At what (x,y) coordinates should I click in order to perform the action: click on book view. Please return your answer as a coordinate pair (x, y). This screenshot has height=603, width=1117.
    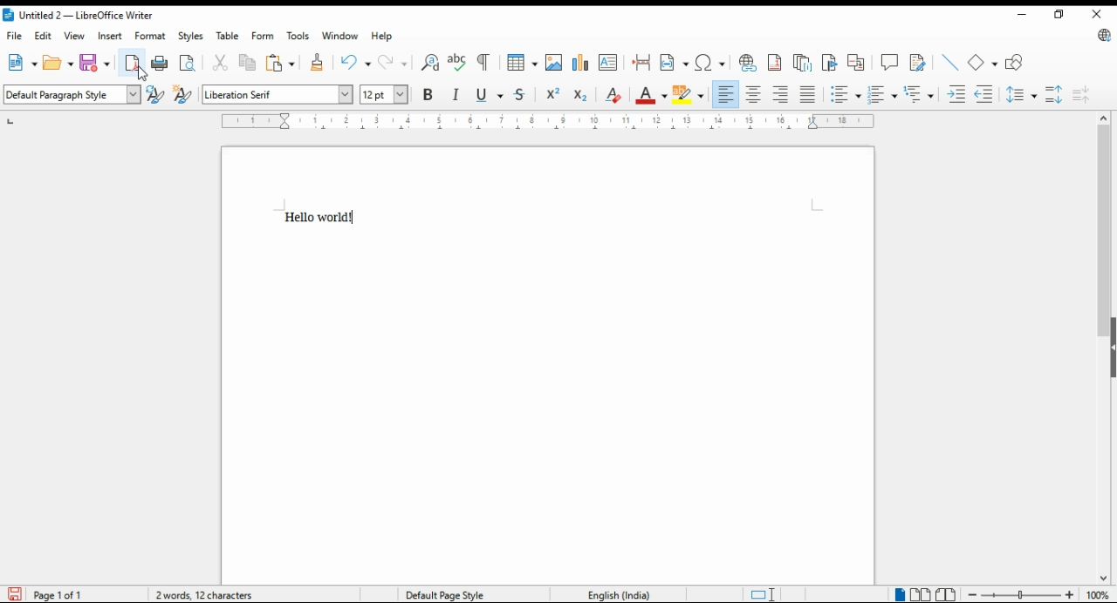
    Looking at the image, I should click on (944, 595).